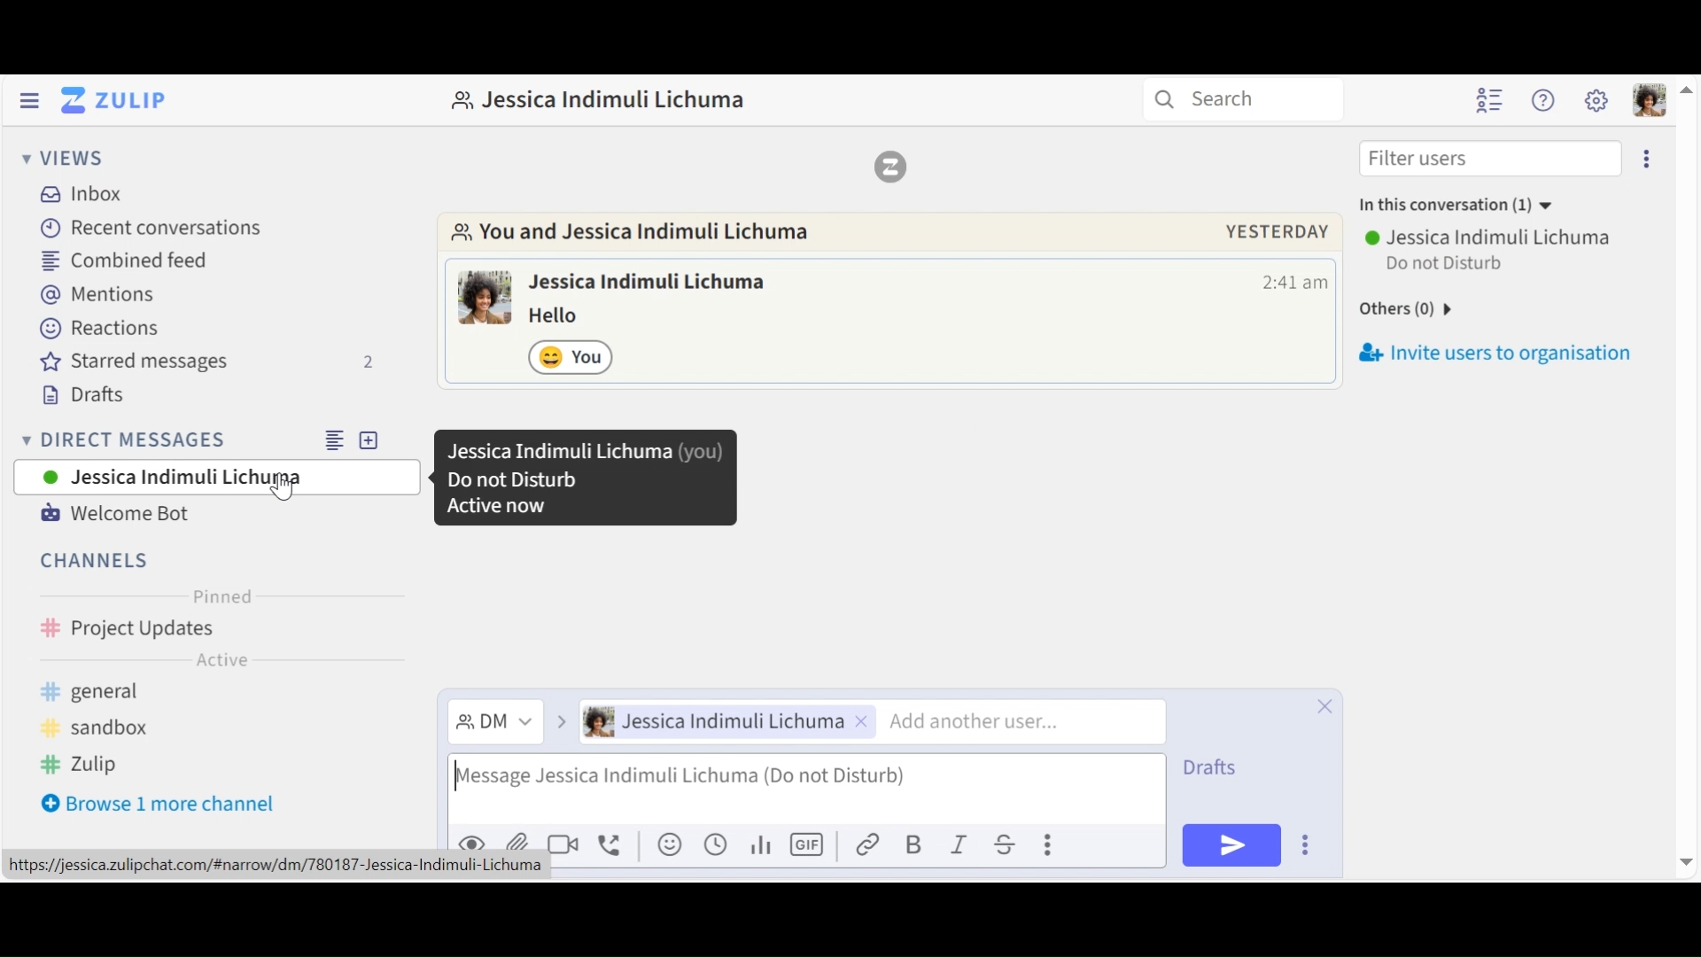 This screenshot has height=957, width=1701. I want to click on Add GIF, so click(810, 844).